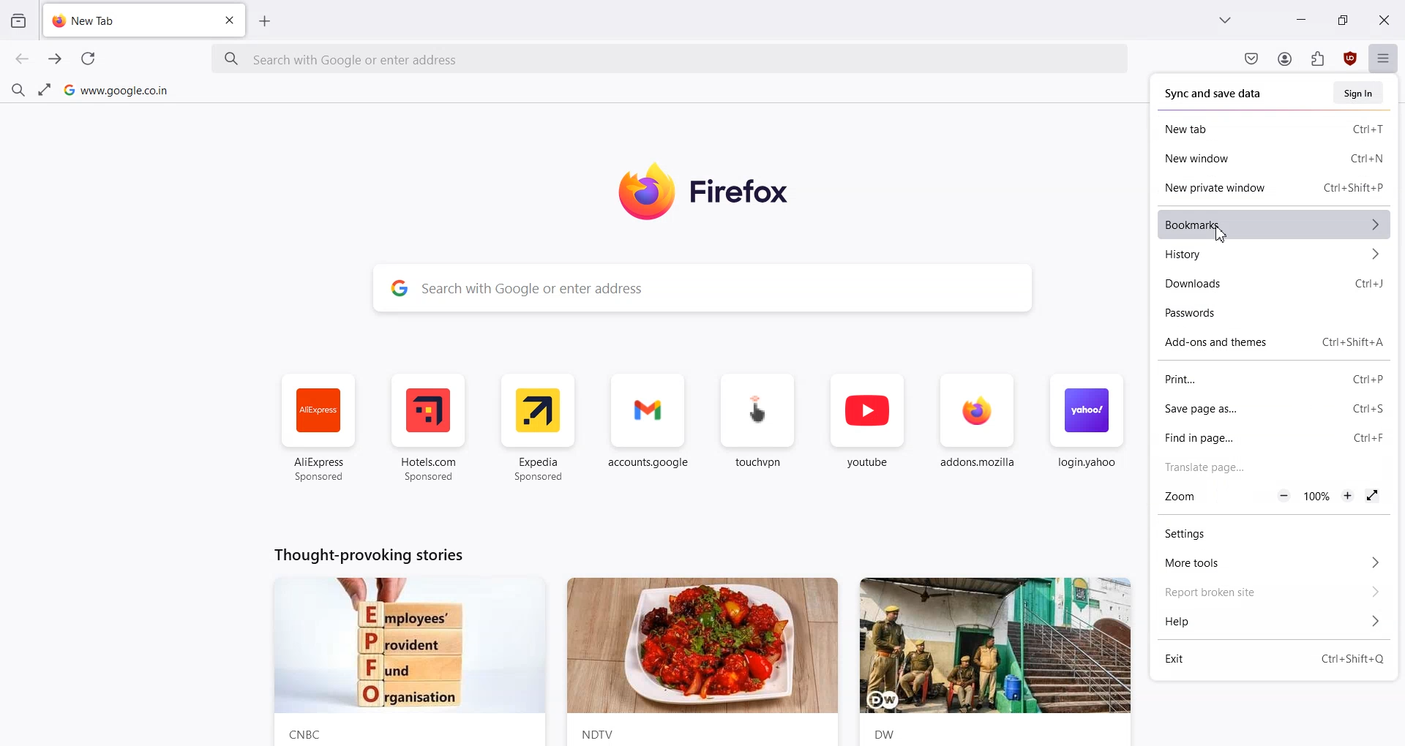  I want to click on Shortcut key, so click(1371, 284).